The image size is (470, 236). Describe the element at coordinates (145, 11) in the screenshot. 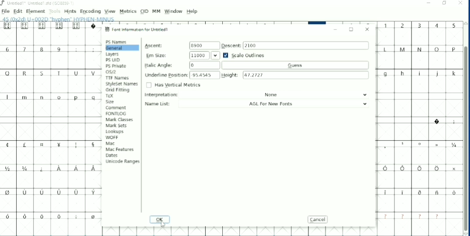

I see `CID` at that location.